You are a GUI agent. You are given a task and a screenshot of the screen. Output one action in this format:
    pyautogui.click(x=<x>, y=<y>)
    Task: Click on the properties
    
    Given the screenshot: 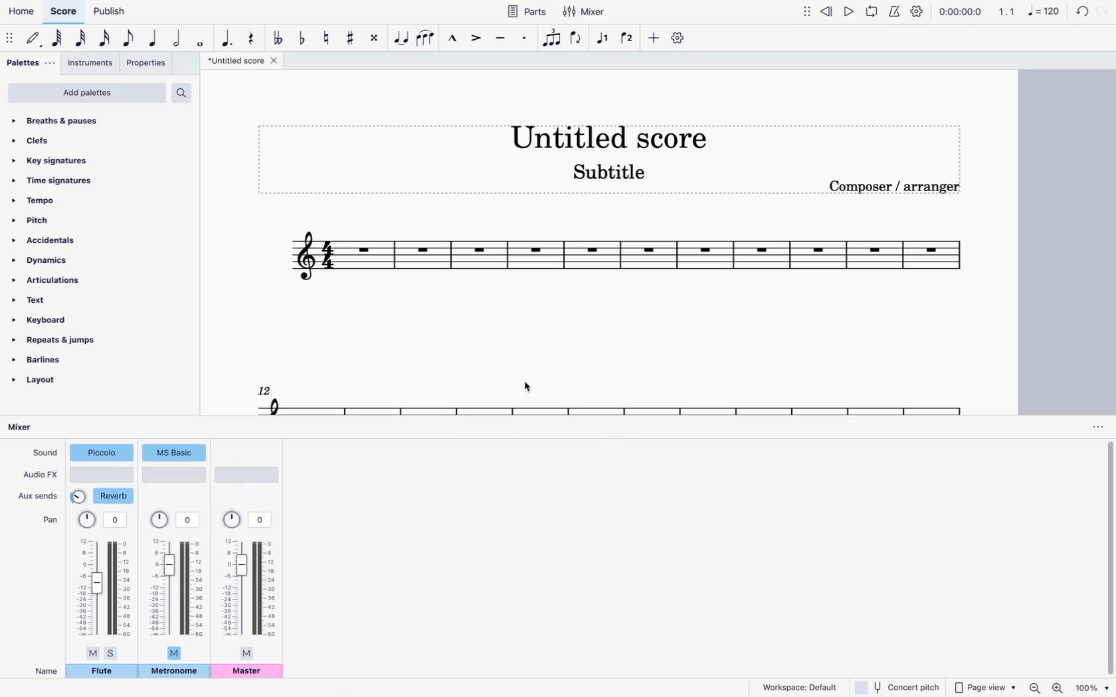 What is the action you would take?
    pyautogui.click(x=147, y=64)
    